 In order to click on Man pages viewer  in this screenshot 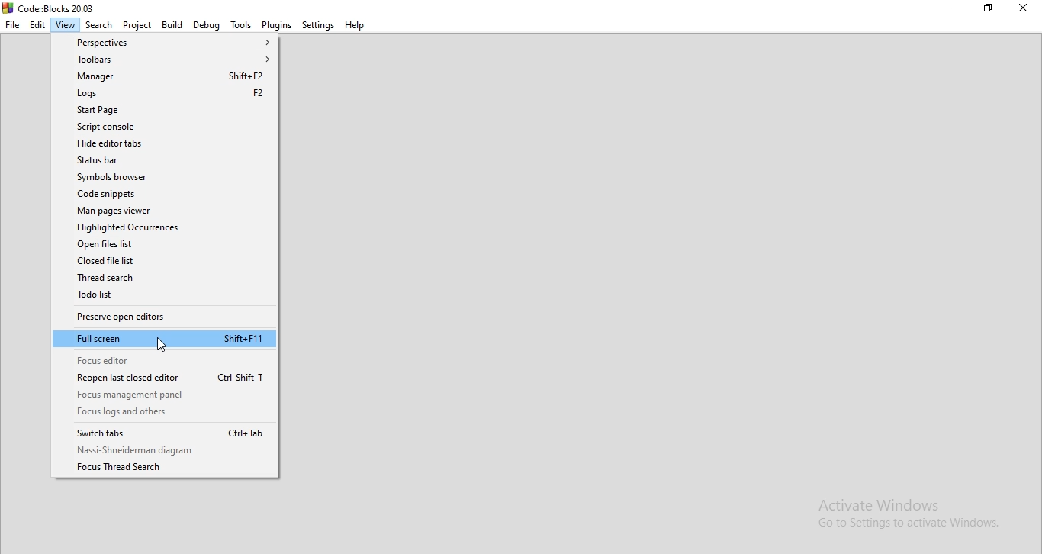, I will do `click(162, 211)`.